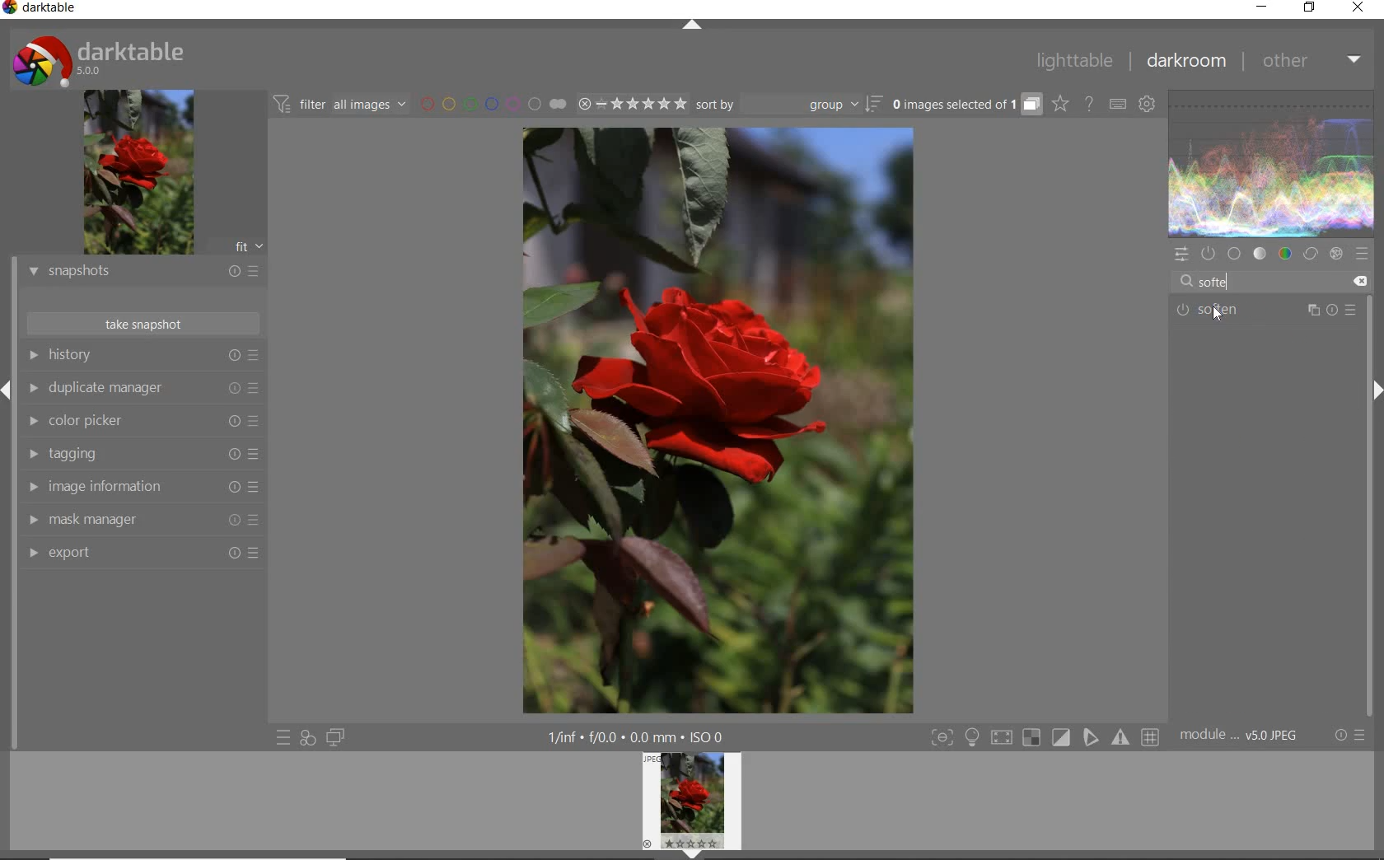 This screenshot has height=860, width=1384. I want to click on Cursor, so click(1219, 316).